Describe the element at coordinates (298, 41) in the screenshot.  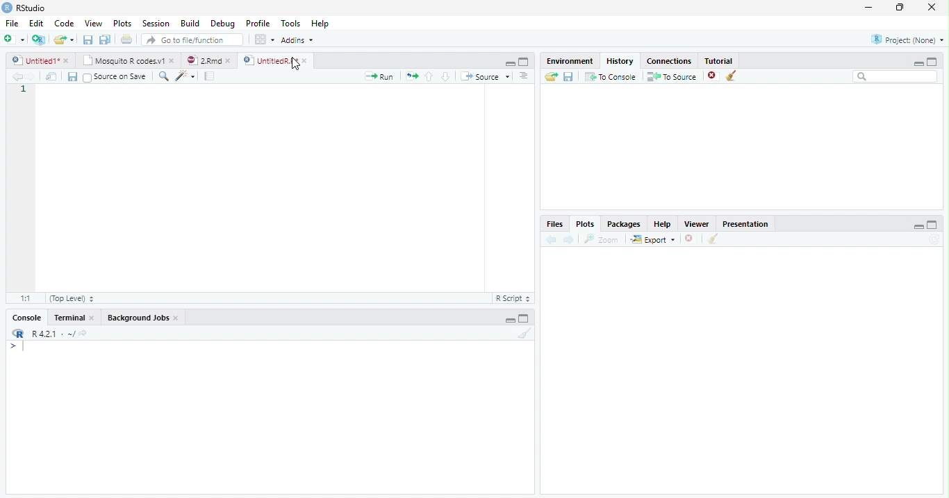
I see `Addins` at that location.